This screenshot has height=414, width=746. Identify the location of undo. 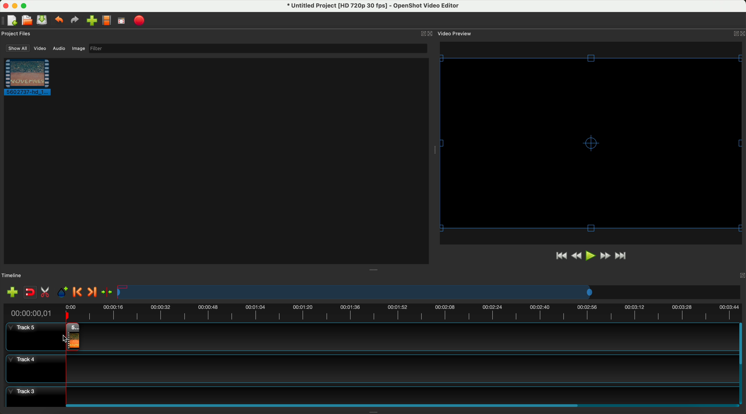
(59, 21).